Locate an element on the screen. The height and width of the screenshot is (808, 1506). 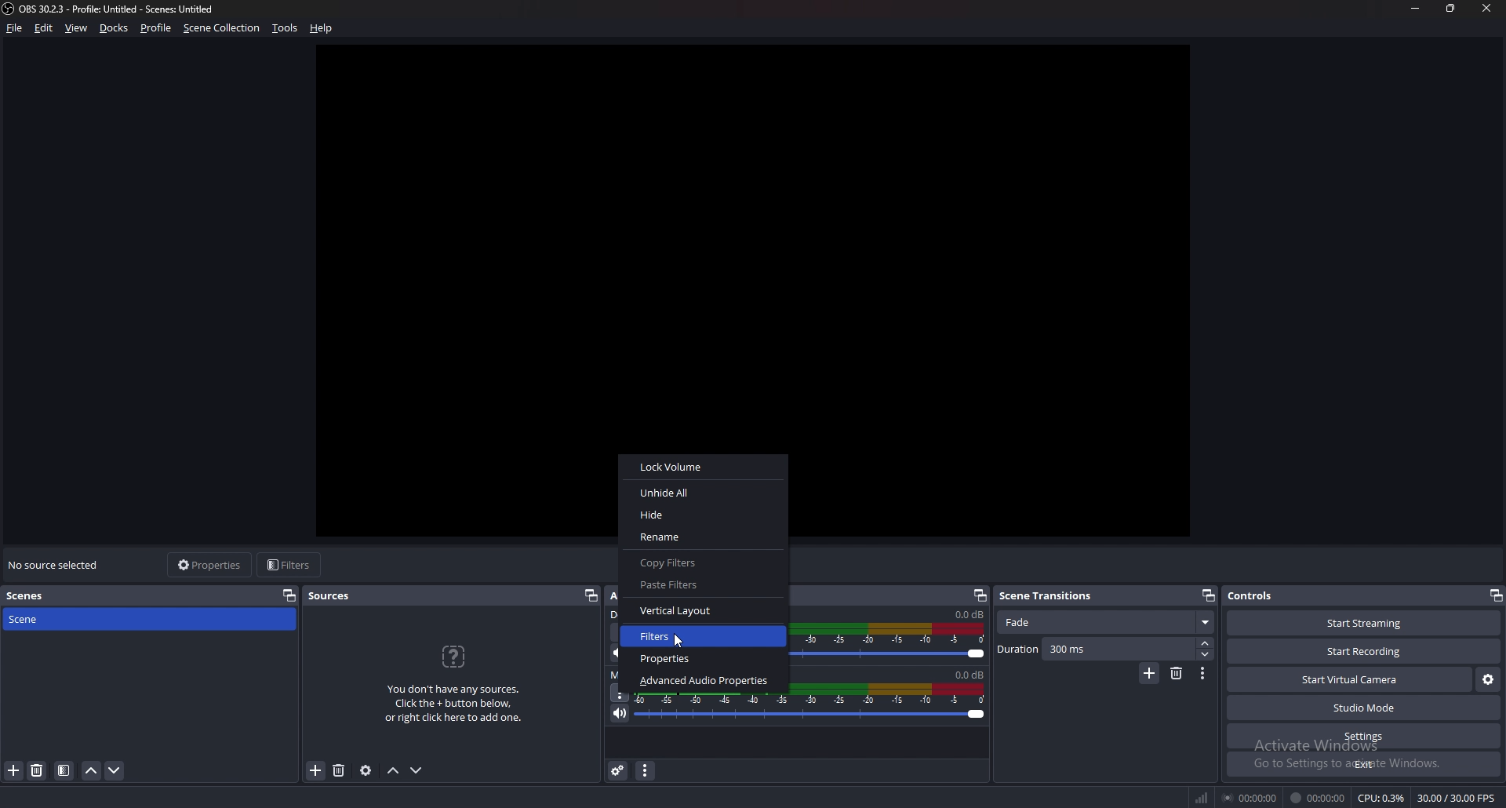
network is located at coordinates (1201, 798).